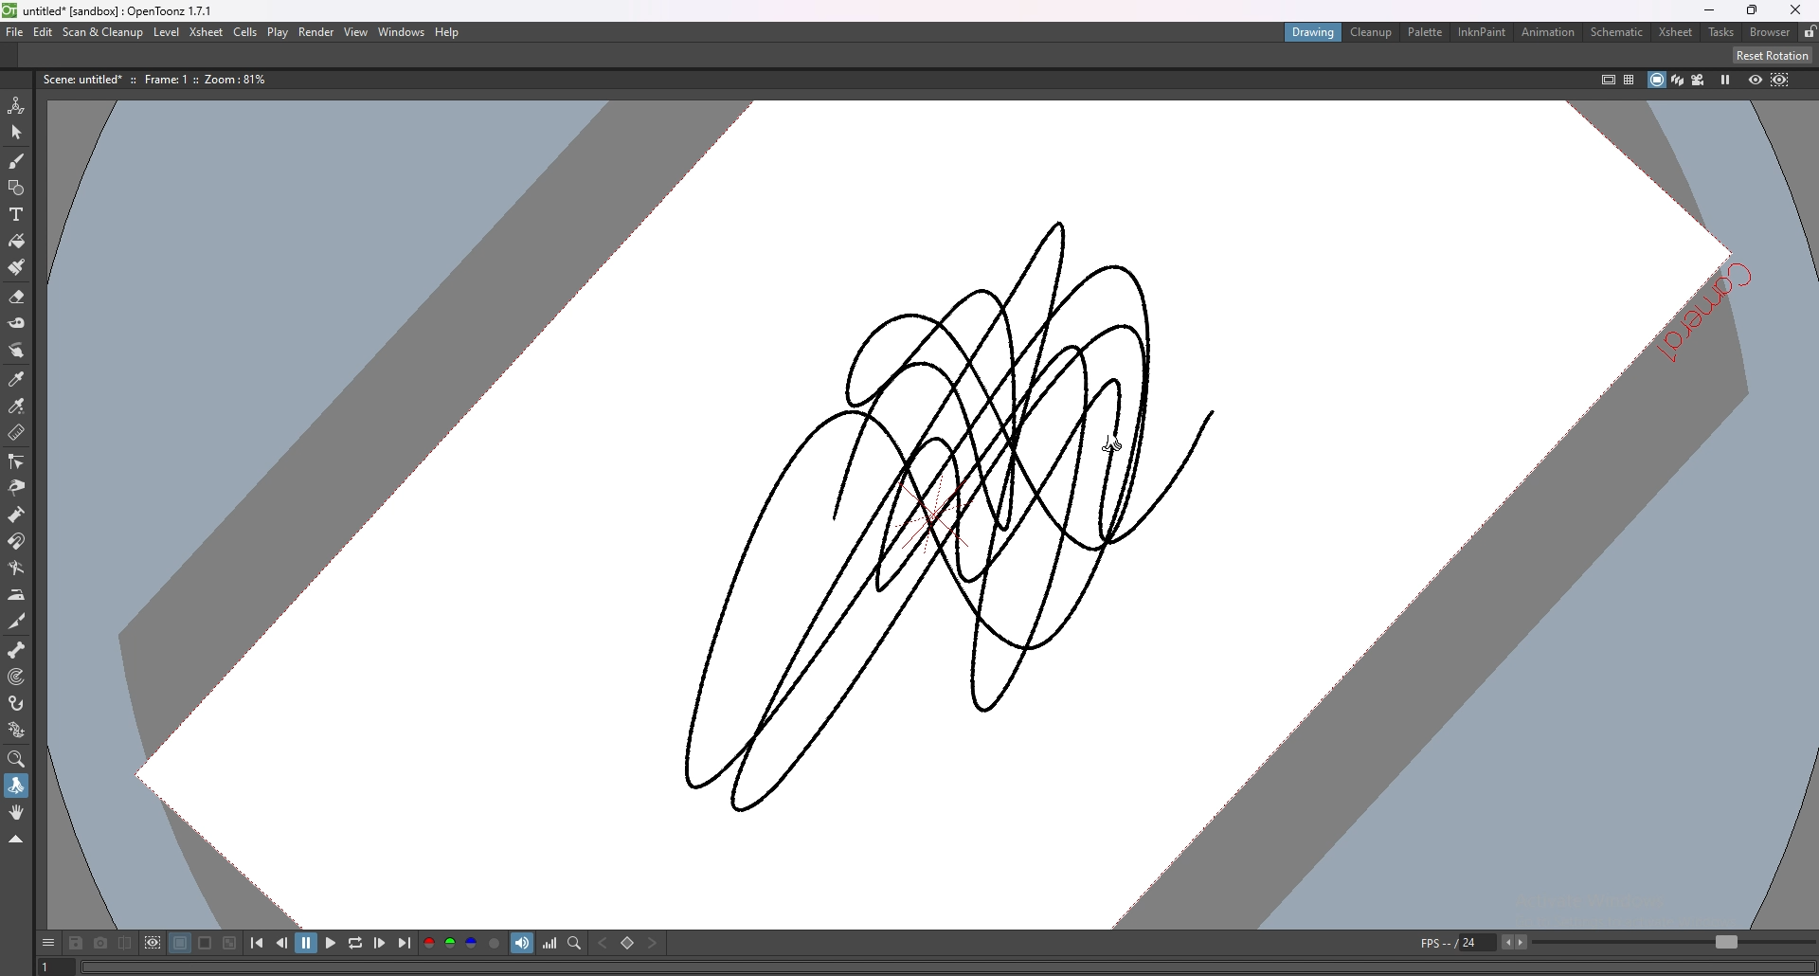 Image resolution: width=1819 pixels, height=976 pixels. Describe the element at coordinates (17, 241) in the screenshot. I see `paint tool` at that location.